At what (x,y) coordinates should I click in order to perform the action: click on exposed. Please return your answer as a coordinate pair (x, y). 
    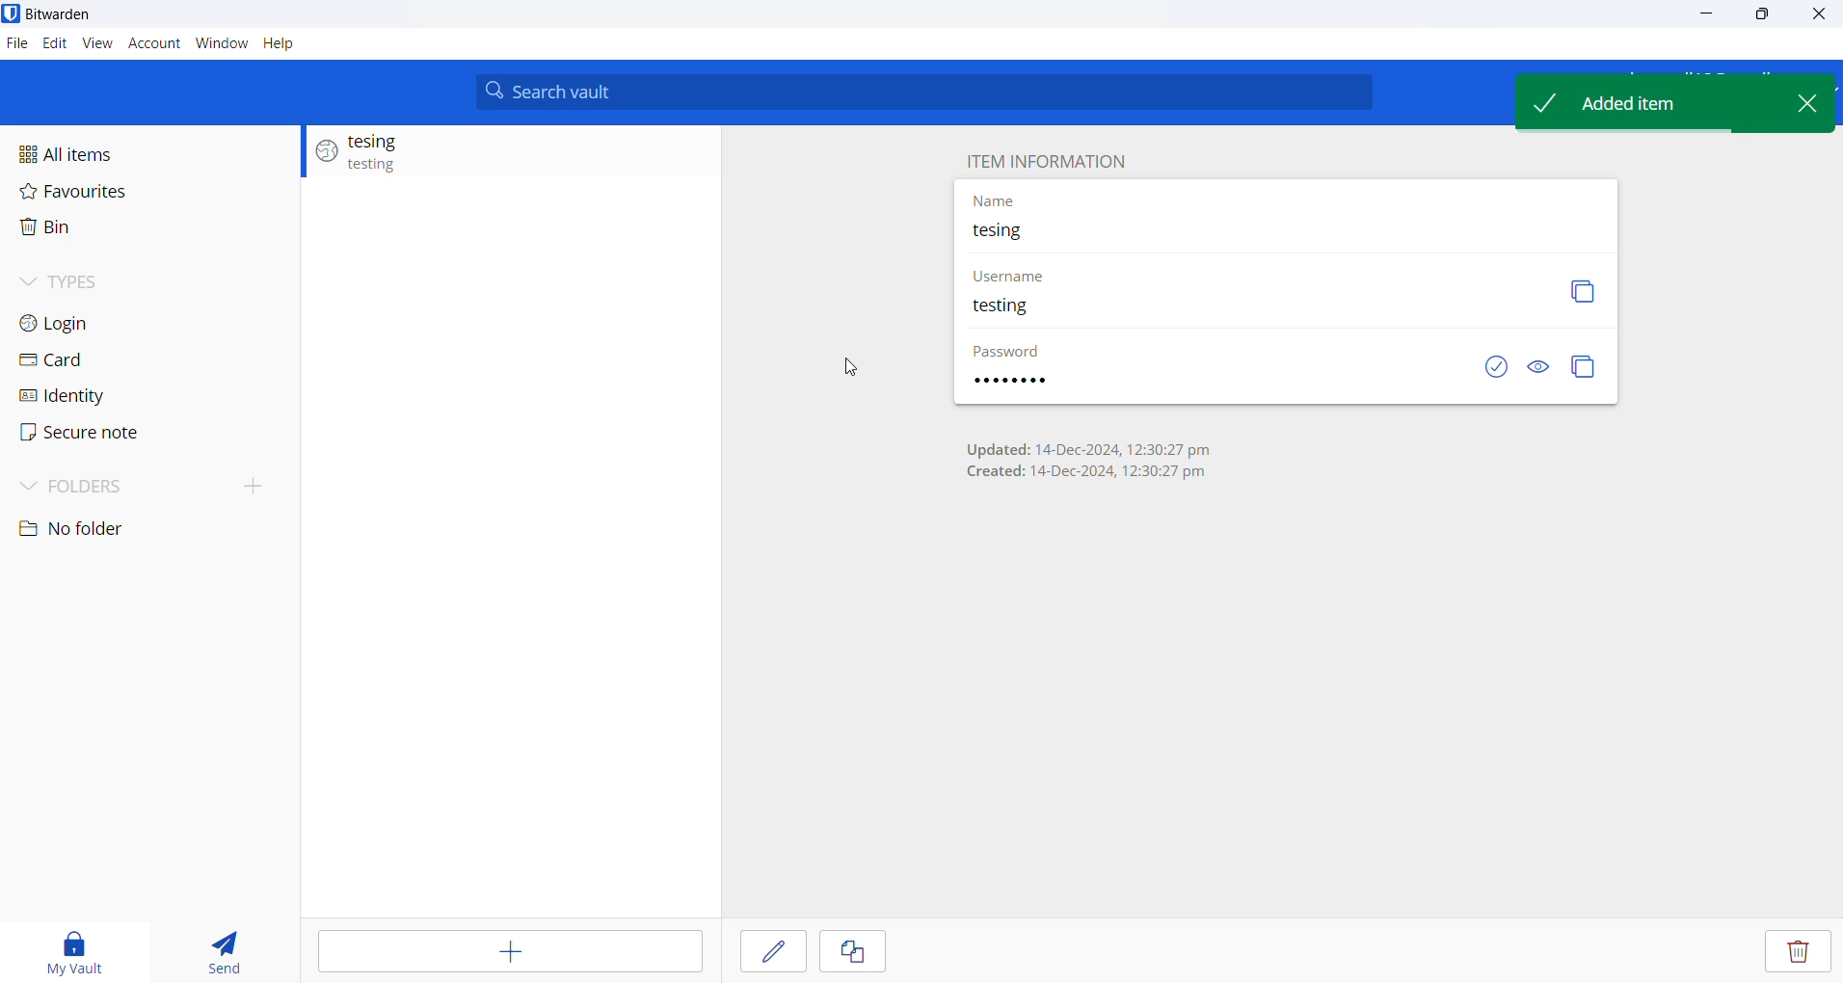
    Looking at the image, I should click on (1487, 371).